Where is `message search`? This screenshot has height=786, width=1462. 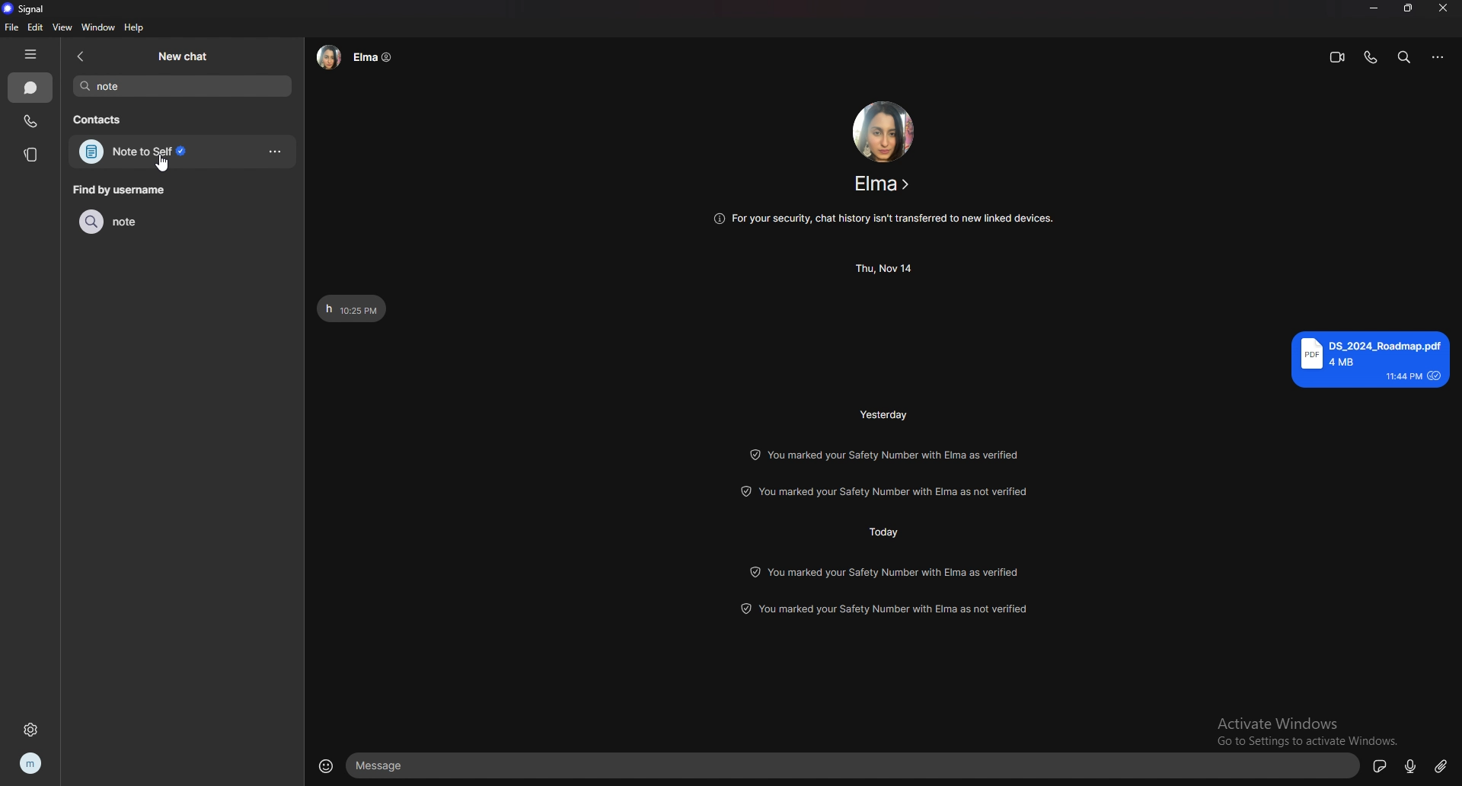
message search is located at coordinates (1404, 56).